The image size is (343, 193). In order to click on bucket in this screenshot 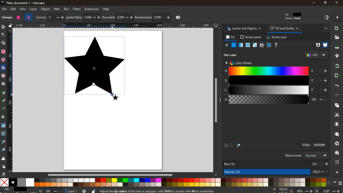, I will do `click(3, 150)`.